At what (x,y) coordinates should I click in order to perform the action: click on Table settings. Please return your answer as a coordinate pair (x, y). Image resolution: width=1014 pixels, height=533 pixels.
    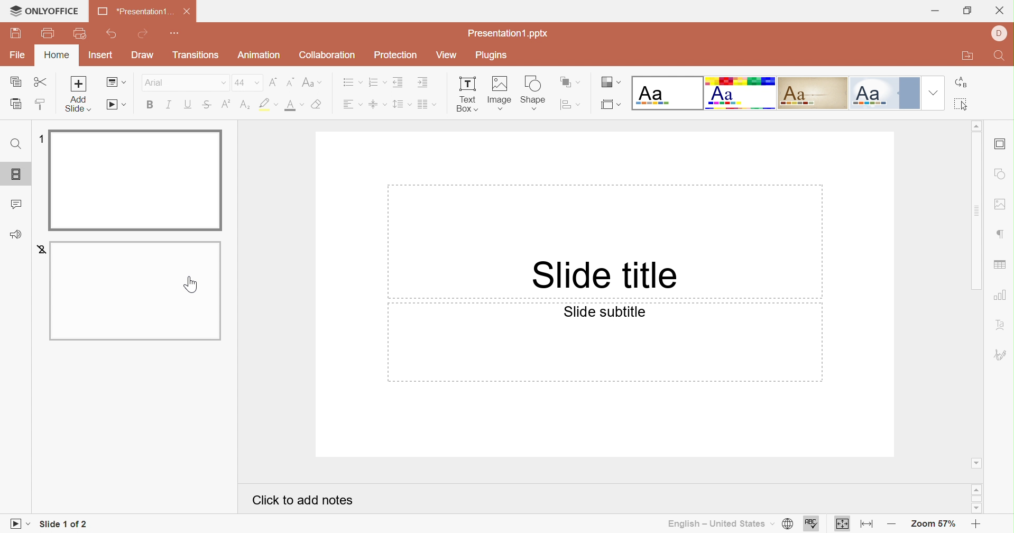
    Looking at the image, I should click on (1001, 265).